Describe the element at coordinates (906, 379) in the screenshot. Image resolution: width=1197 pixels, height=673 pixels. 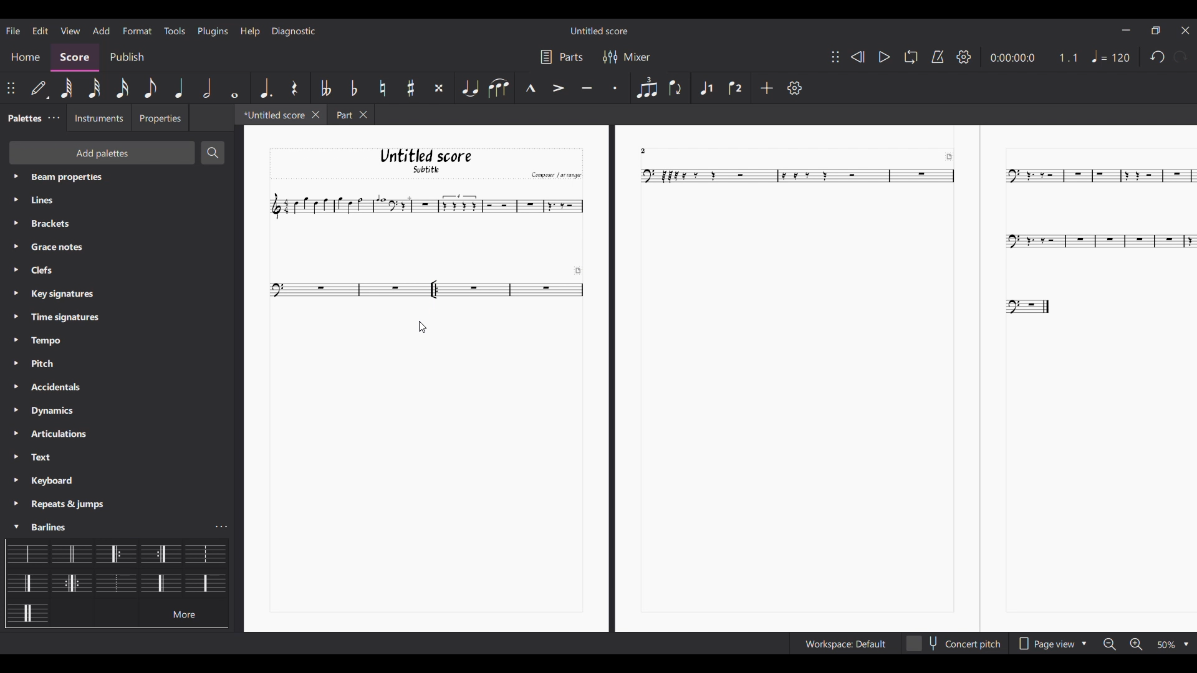
I see `Current score` at that location.